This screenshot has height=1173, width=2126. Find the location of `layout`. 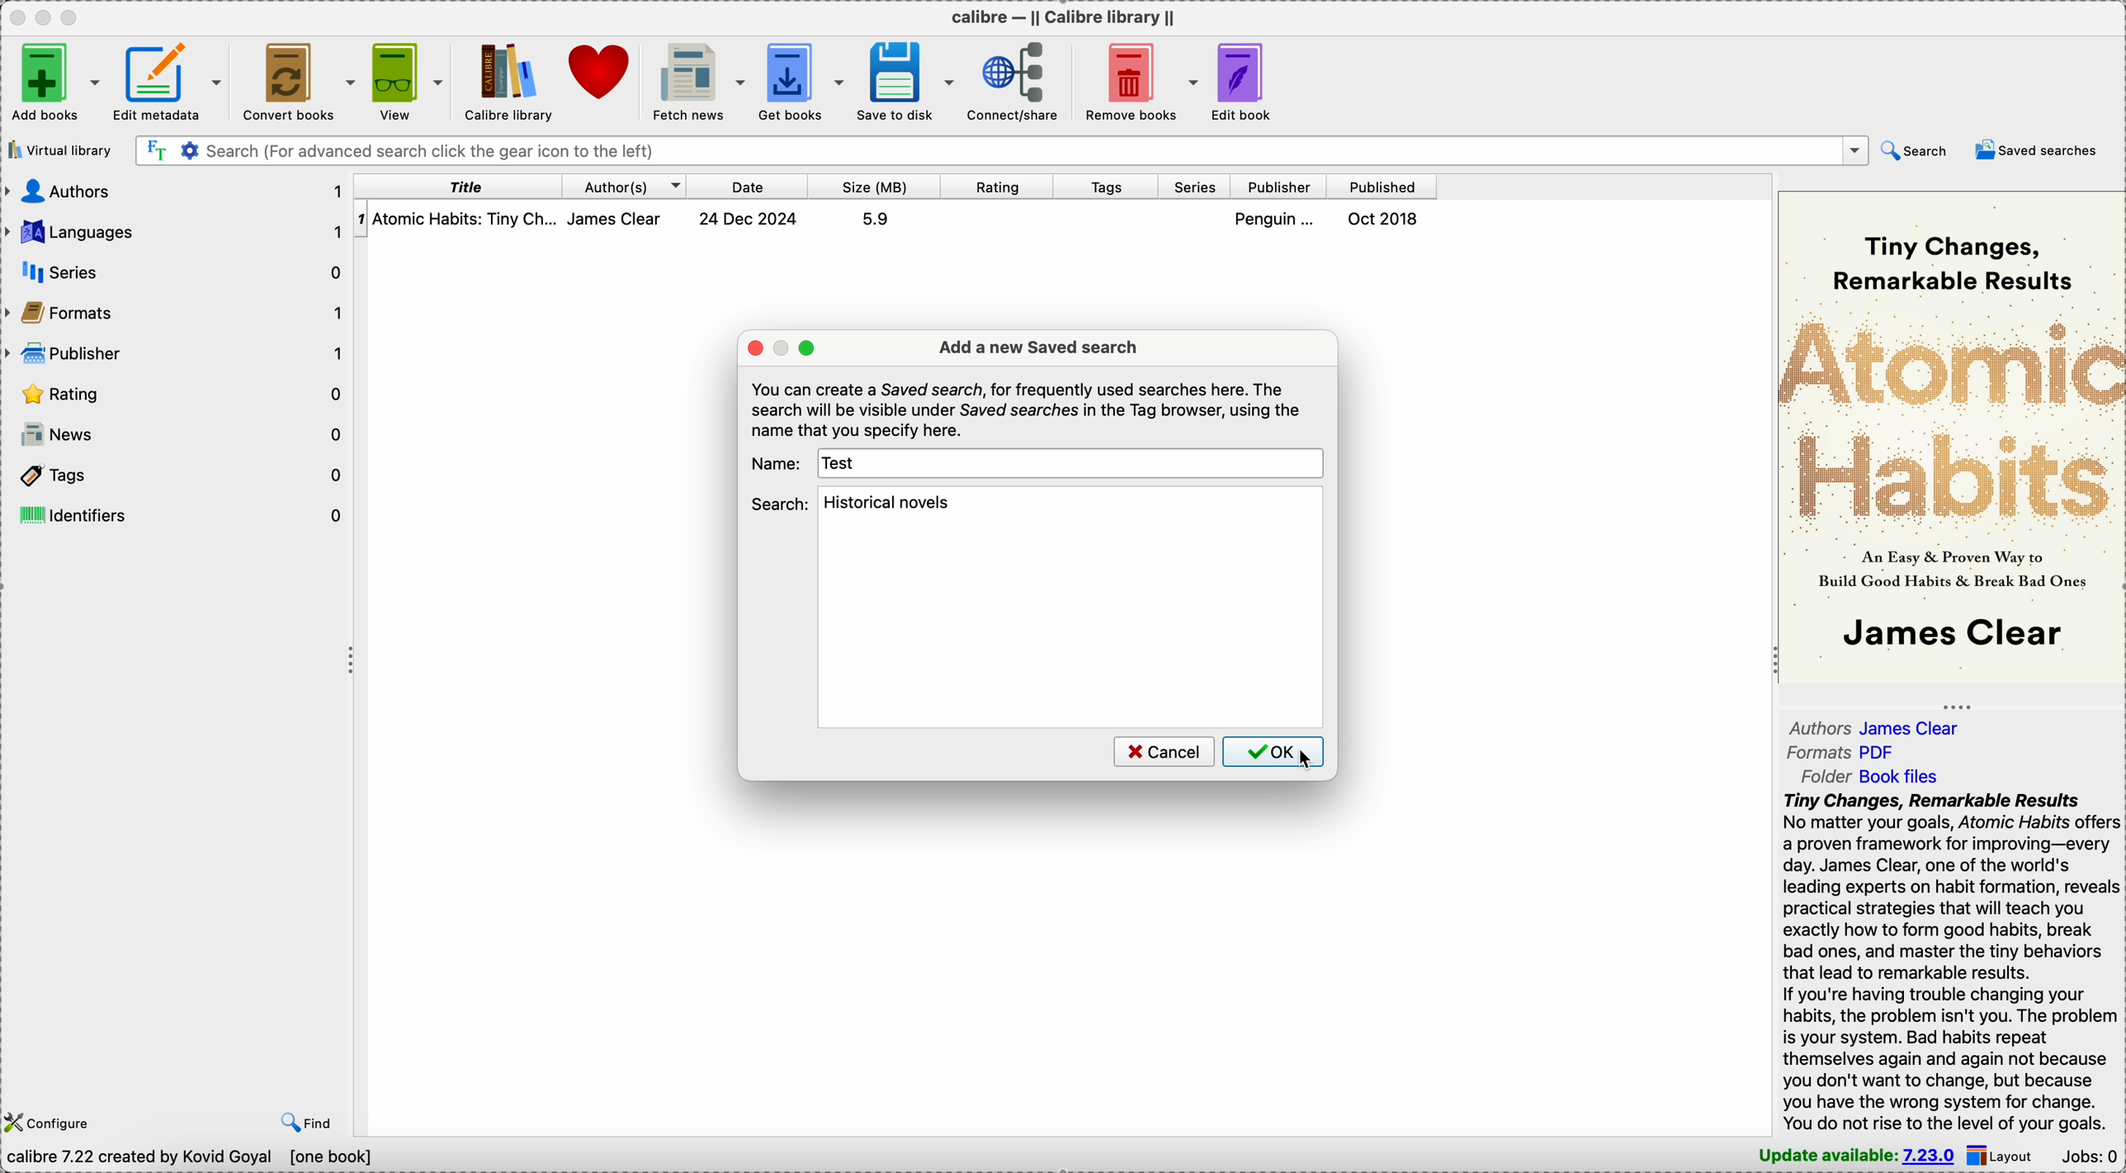

layout is located at coordinates (2006, 1155).